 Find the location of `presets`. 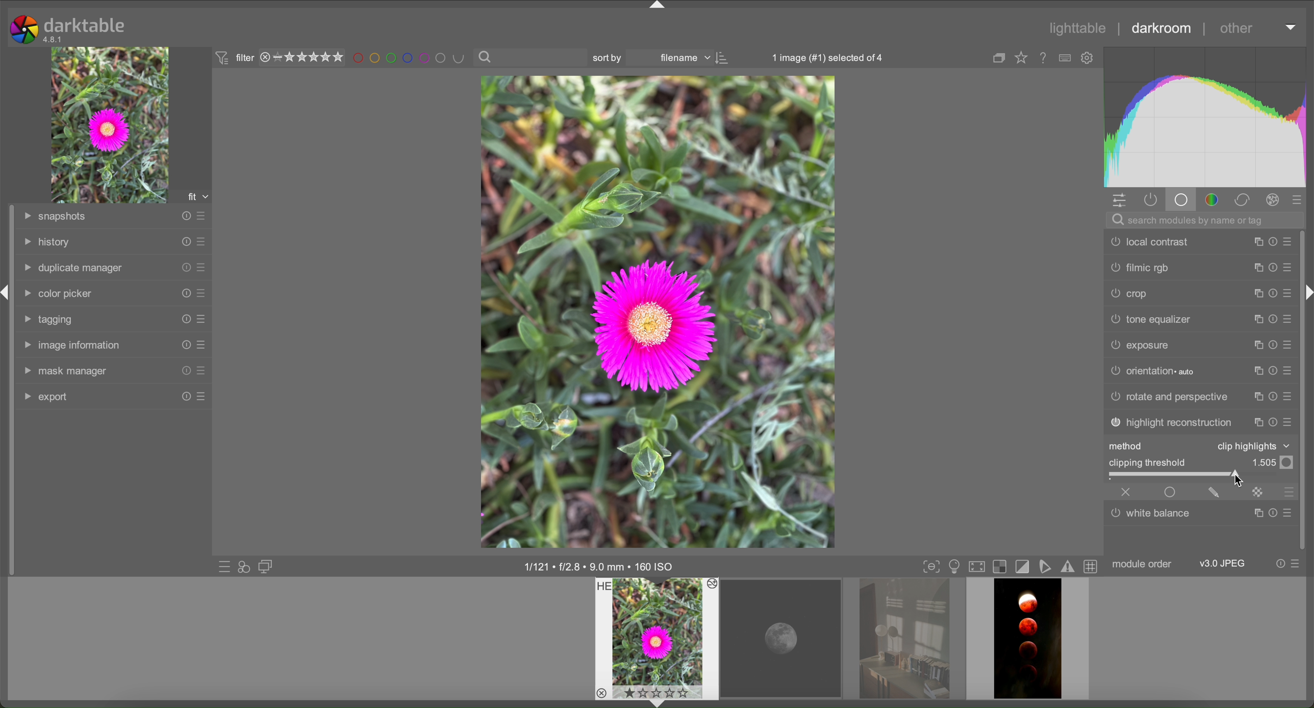

presets is located at coordinates (204, 242).